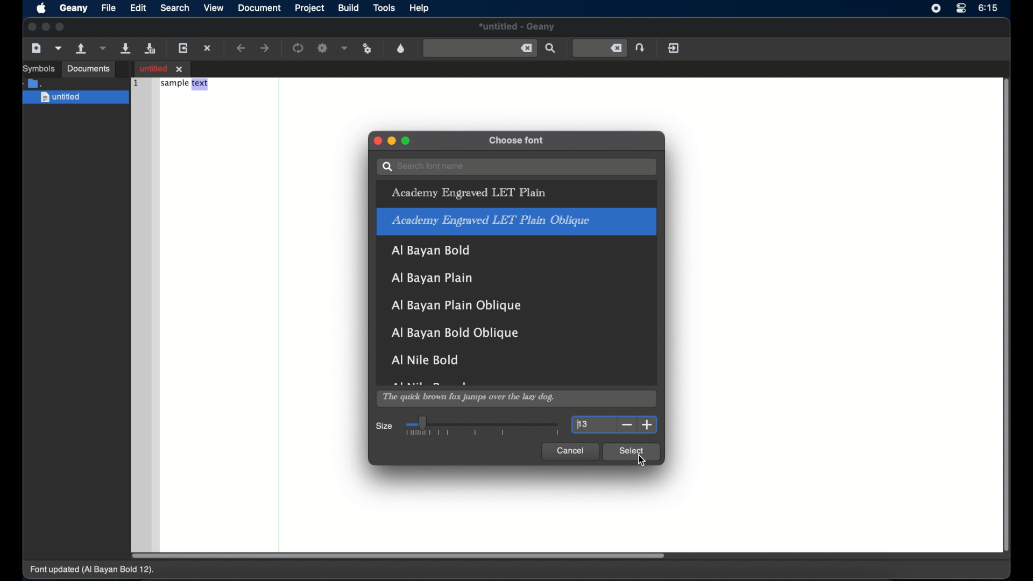 The height and width of the screenshot is (581, 1033). I want to click on minimize , so click(392, 141).